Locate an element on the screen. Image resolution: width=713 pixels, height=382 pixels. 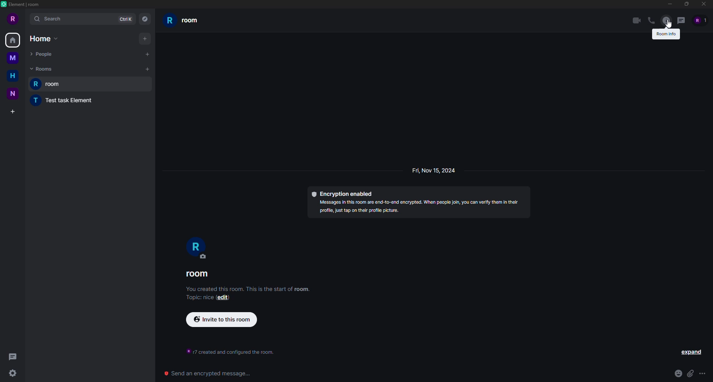
All rooms is located at coordinates (13, 41).